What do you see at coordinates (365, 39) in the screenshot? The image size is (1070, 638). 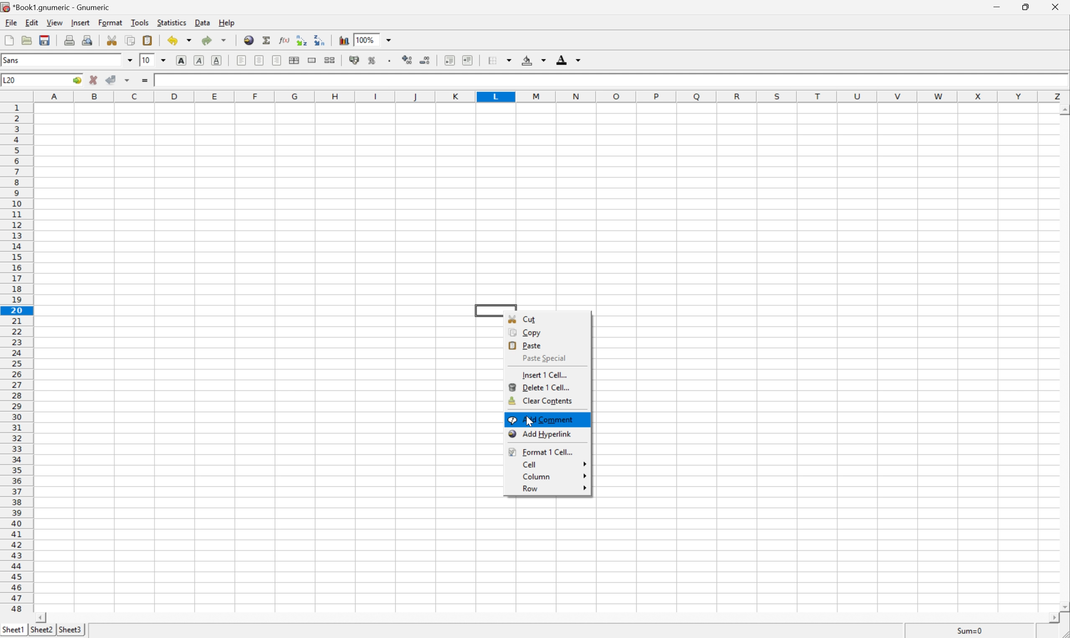 I see `100%` at bounding box center [365, 39].